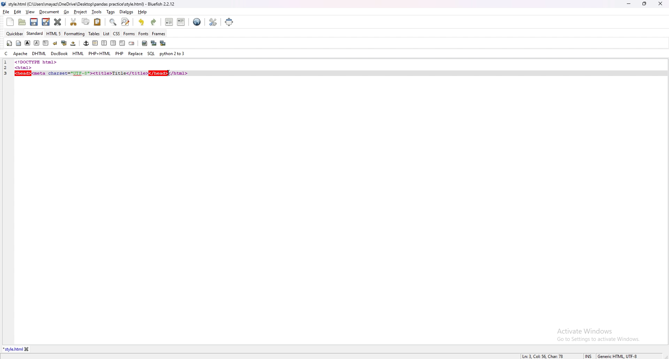 The width and height of the screenshot is (669, 359). I want to click on html, so click(78, 54).